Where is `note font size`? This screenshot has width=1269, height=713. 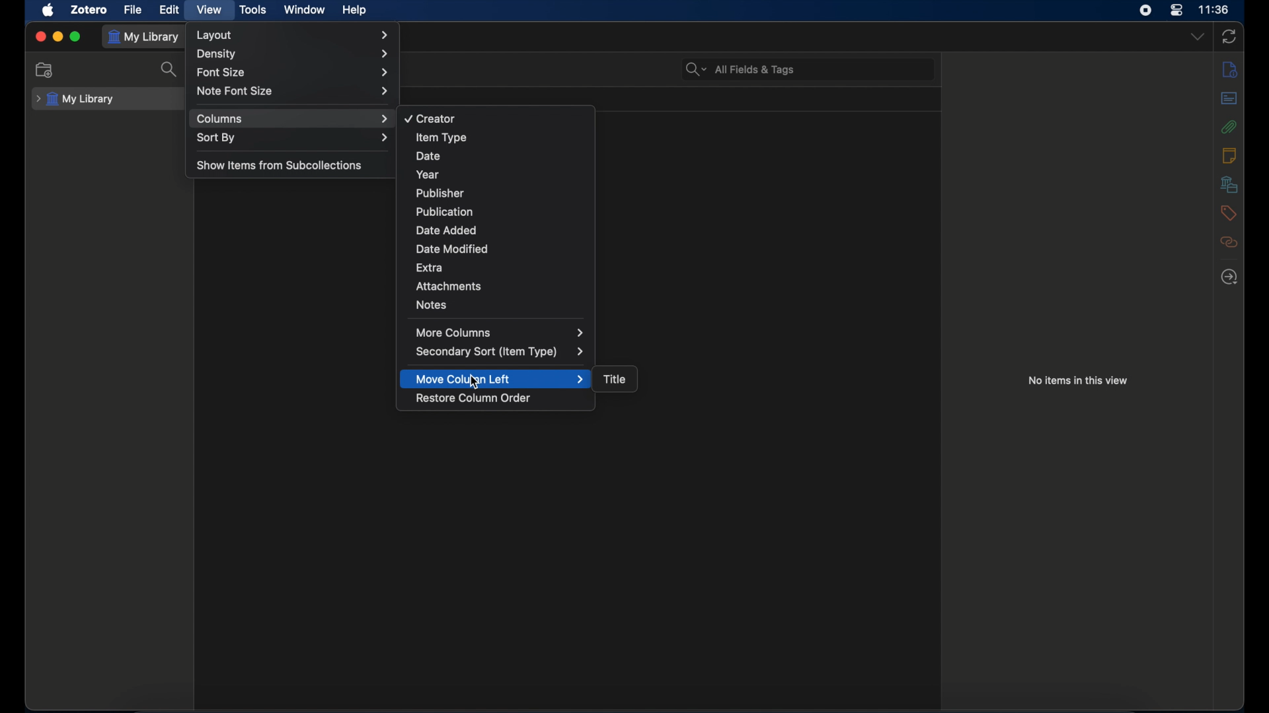
note font size is located at coordinates (293, 91).